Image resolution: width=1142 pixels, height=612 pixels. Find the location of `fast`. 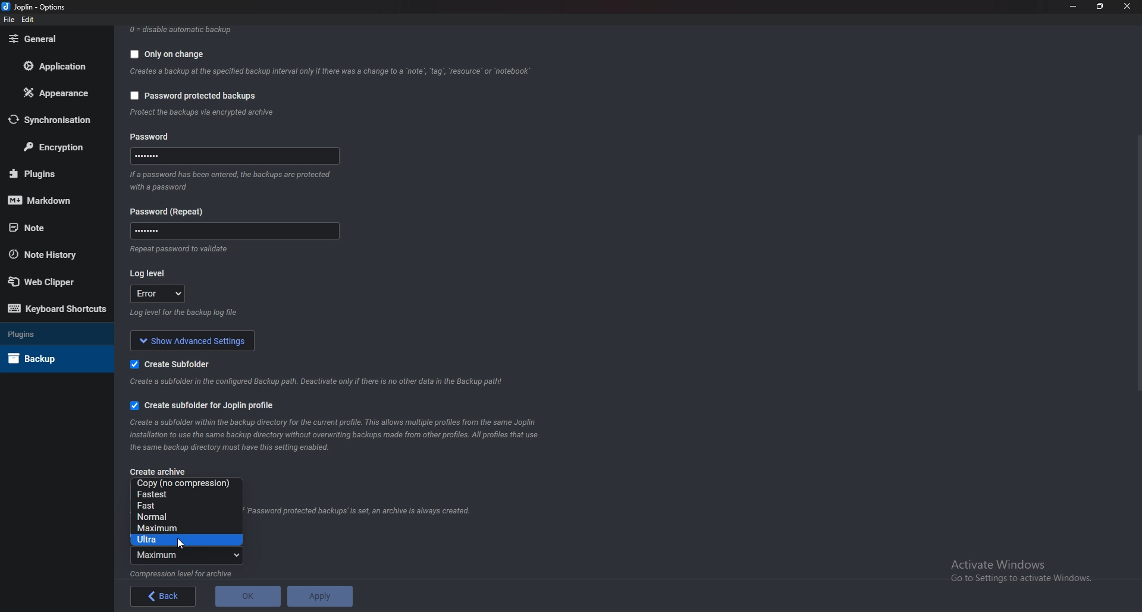

fast is located at coordinates (185, 505).